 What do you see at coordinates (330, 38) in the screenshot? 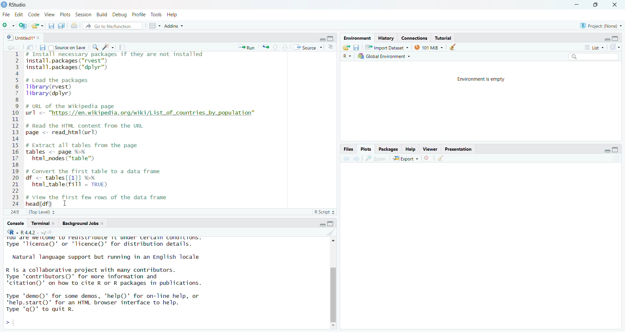
I see `maximize` at bounding box center [330, 38].